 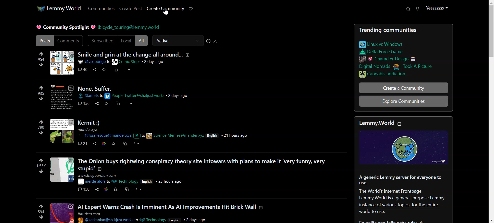 I want to click on image, so click(x=63, y=132).